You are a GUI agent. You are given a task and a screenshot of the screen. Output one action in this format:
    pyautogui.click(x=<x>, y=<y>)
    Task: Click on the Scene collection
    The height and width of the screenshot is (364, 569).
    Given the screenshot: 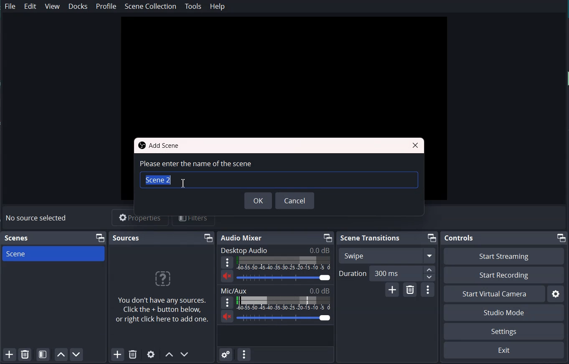 What is the action you would take?
    pyautogui.click(x=150, y=6)
    